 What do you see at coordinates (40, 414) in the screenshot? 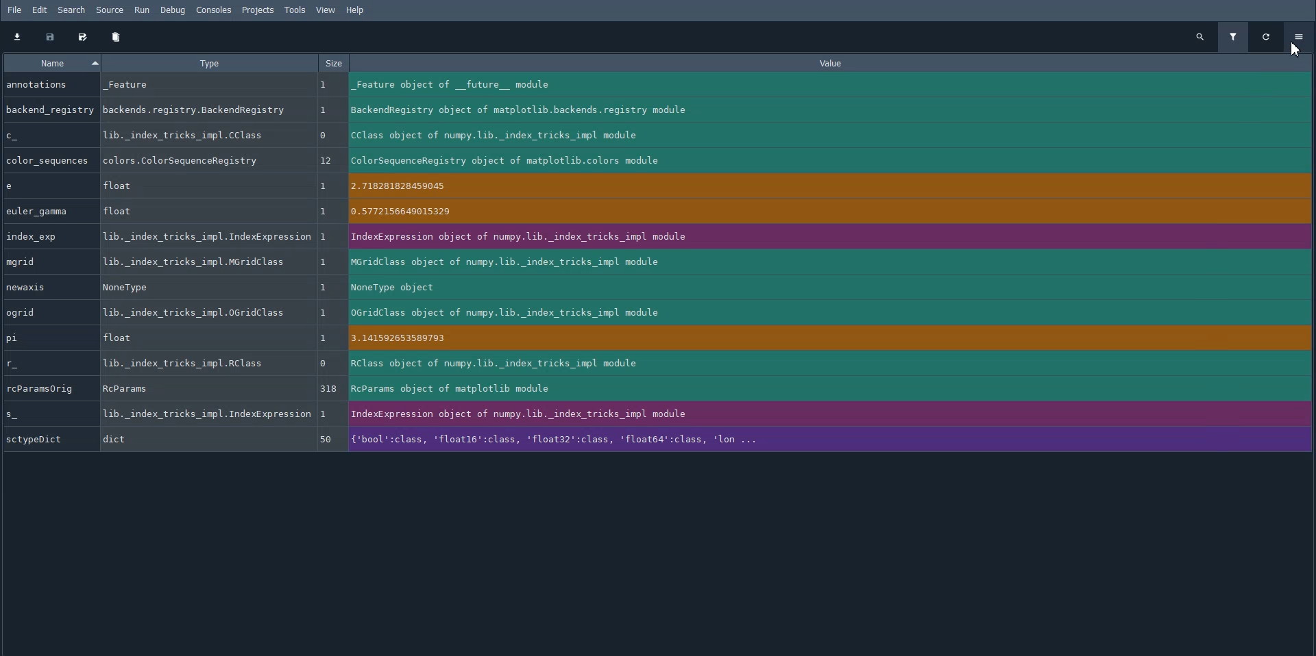
I see `S_` at bounding box center [40, 414].